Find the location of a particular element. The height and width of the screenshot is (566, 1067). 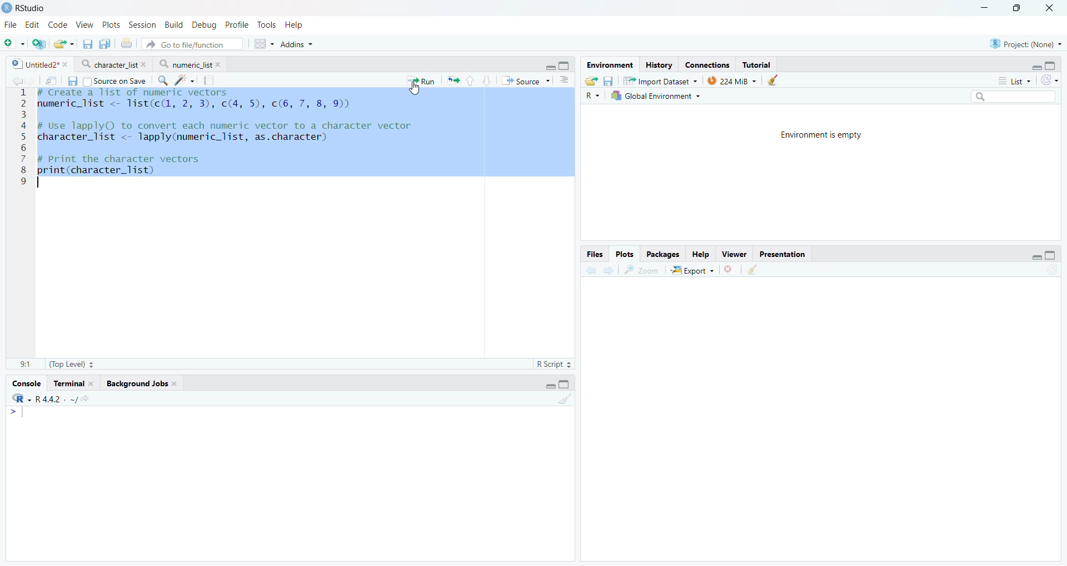

Export history logs is located at coordinates (590, 80).